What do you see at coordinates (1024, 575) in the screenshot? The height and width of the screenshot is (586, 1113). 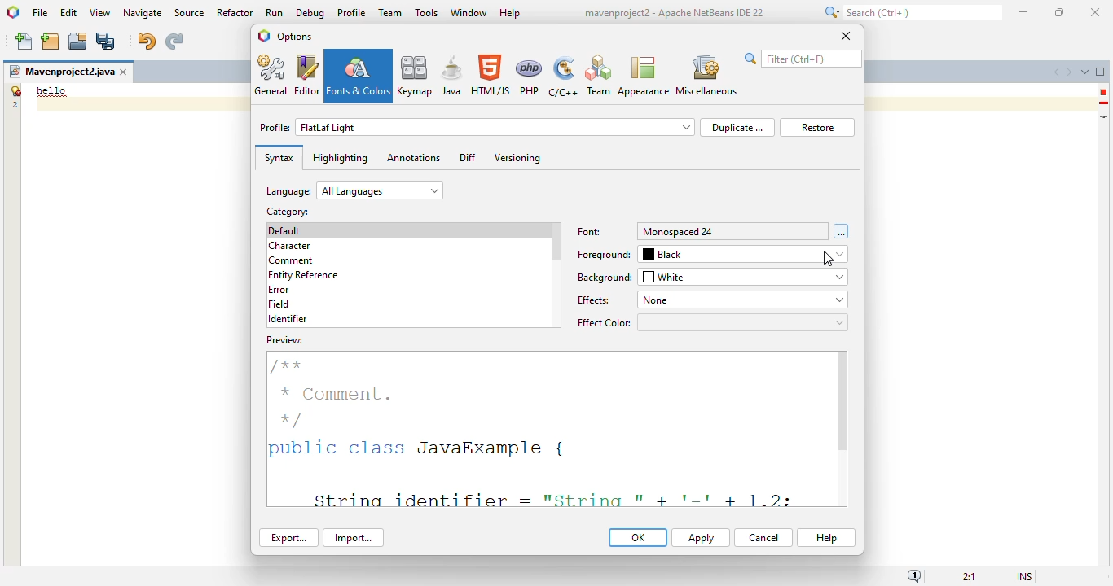 I see `insert mode` at bounding box center [1024, 575].